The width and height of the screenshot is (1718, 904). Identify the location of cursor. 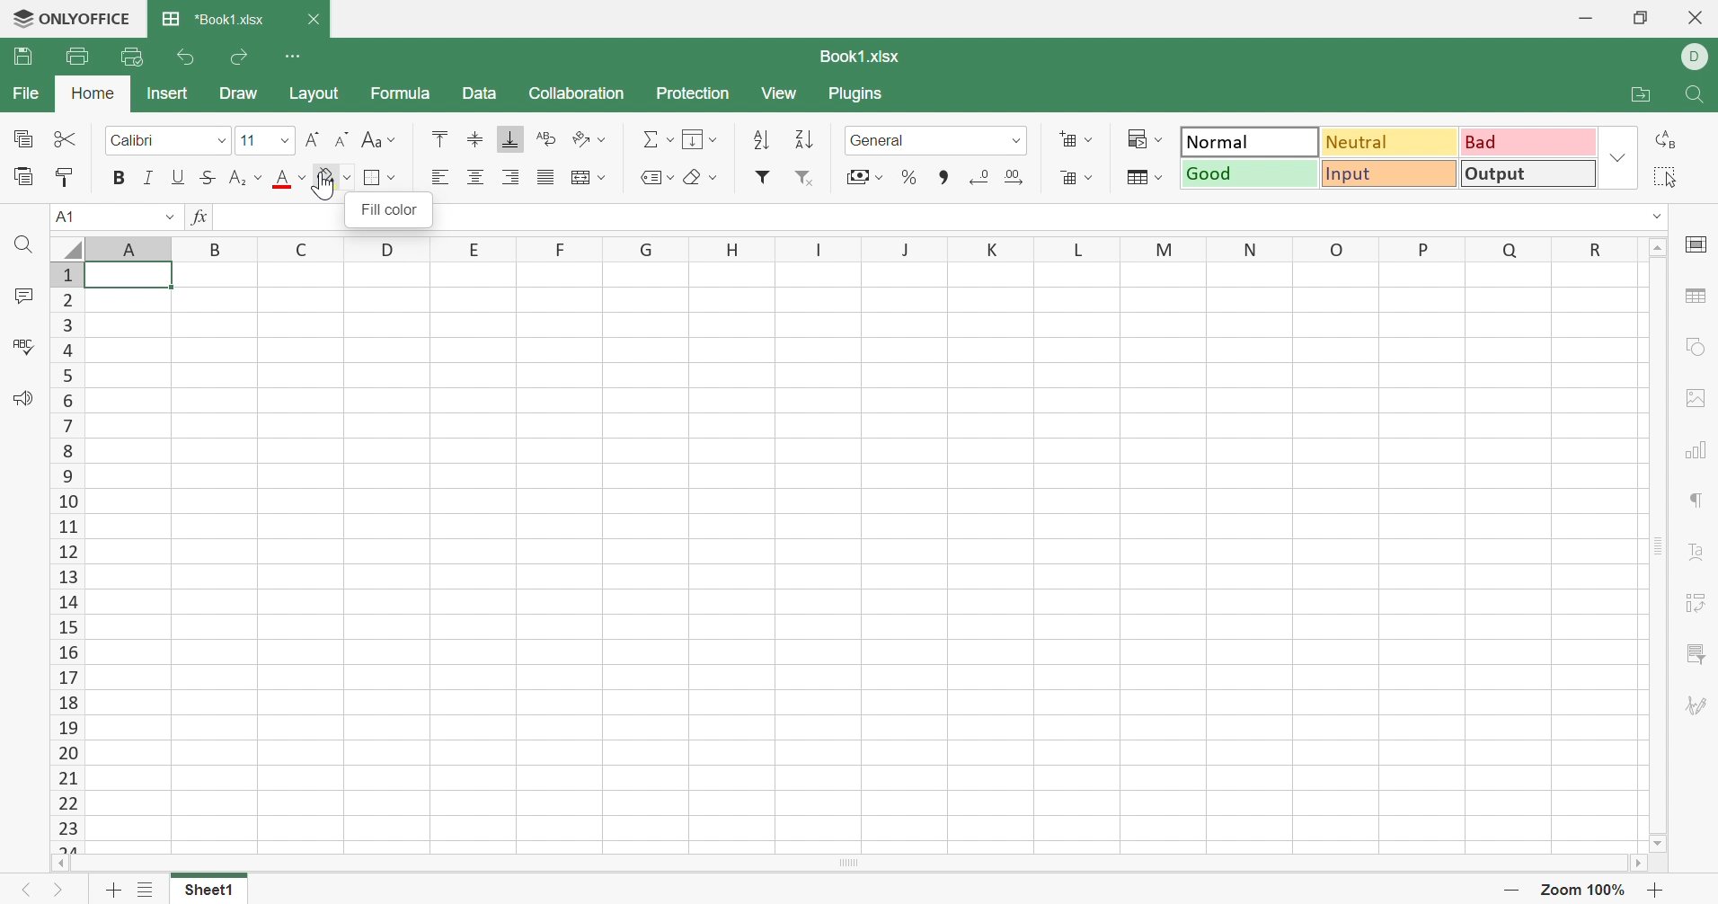
(328, 187).